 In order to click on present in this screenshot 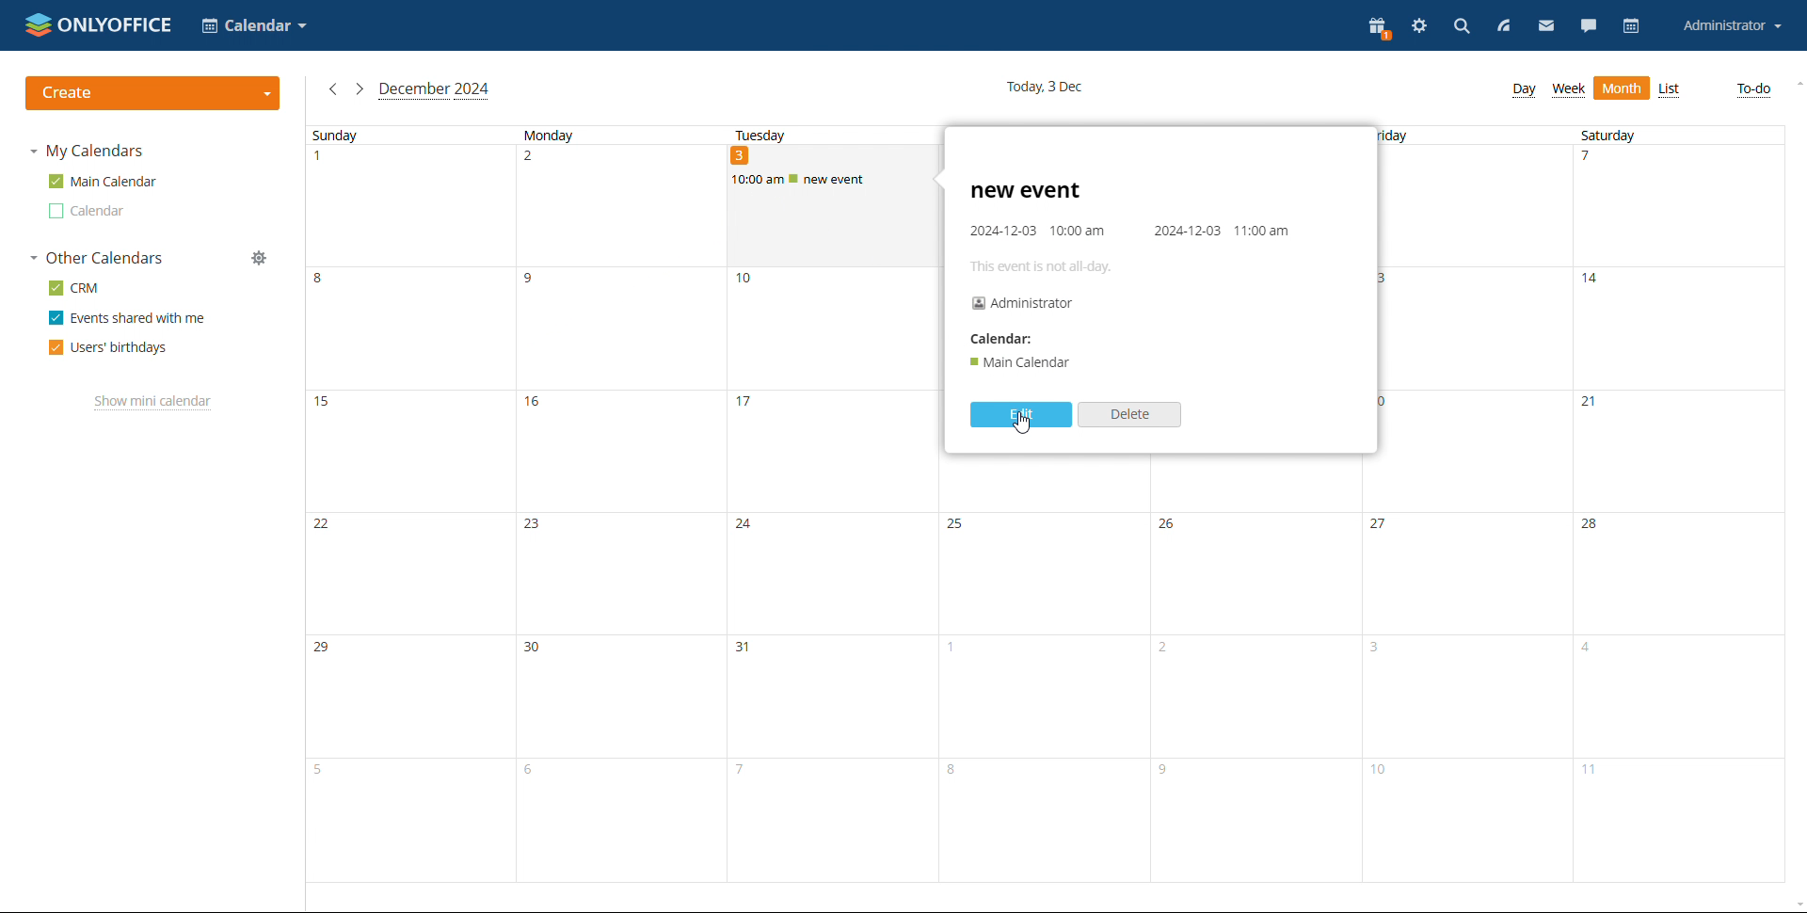, I will do `click(1379, 29)`.